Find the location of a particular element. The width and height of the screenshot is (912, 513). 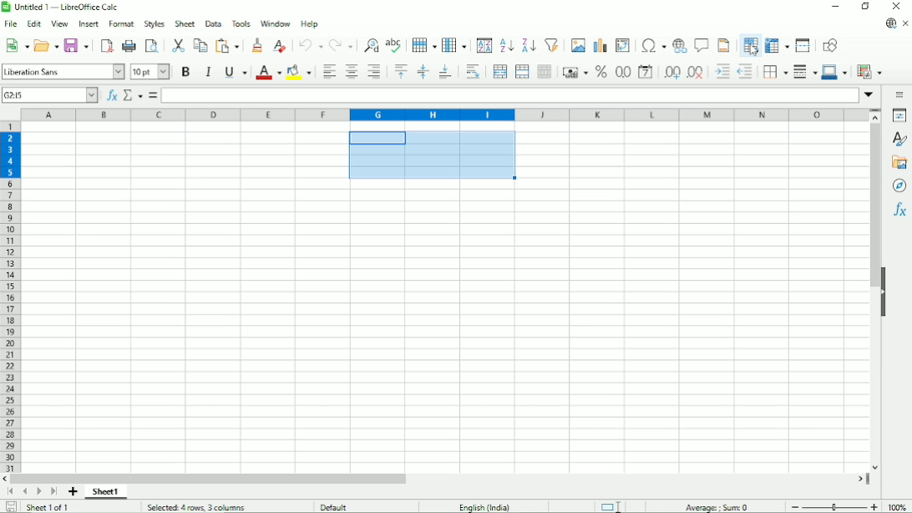

Gallery is located at coordinates (899, 163).